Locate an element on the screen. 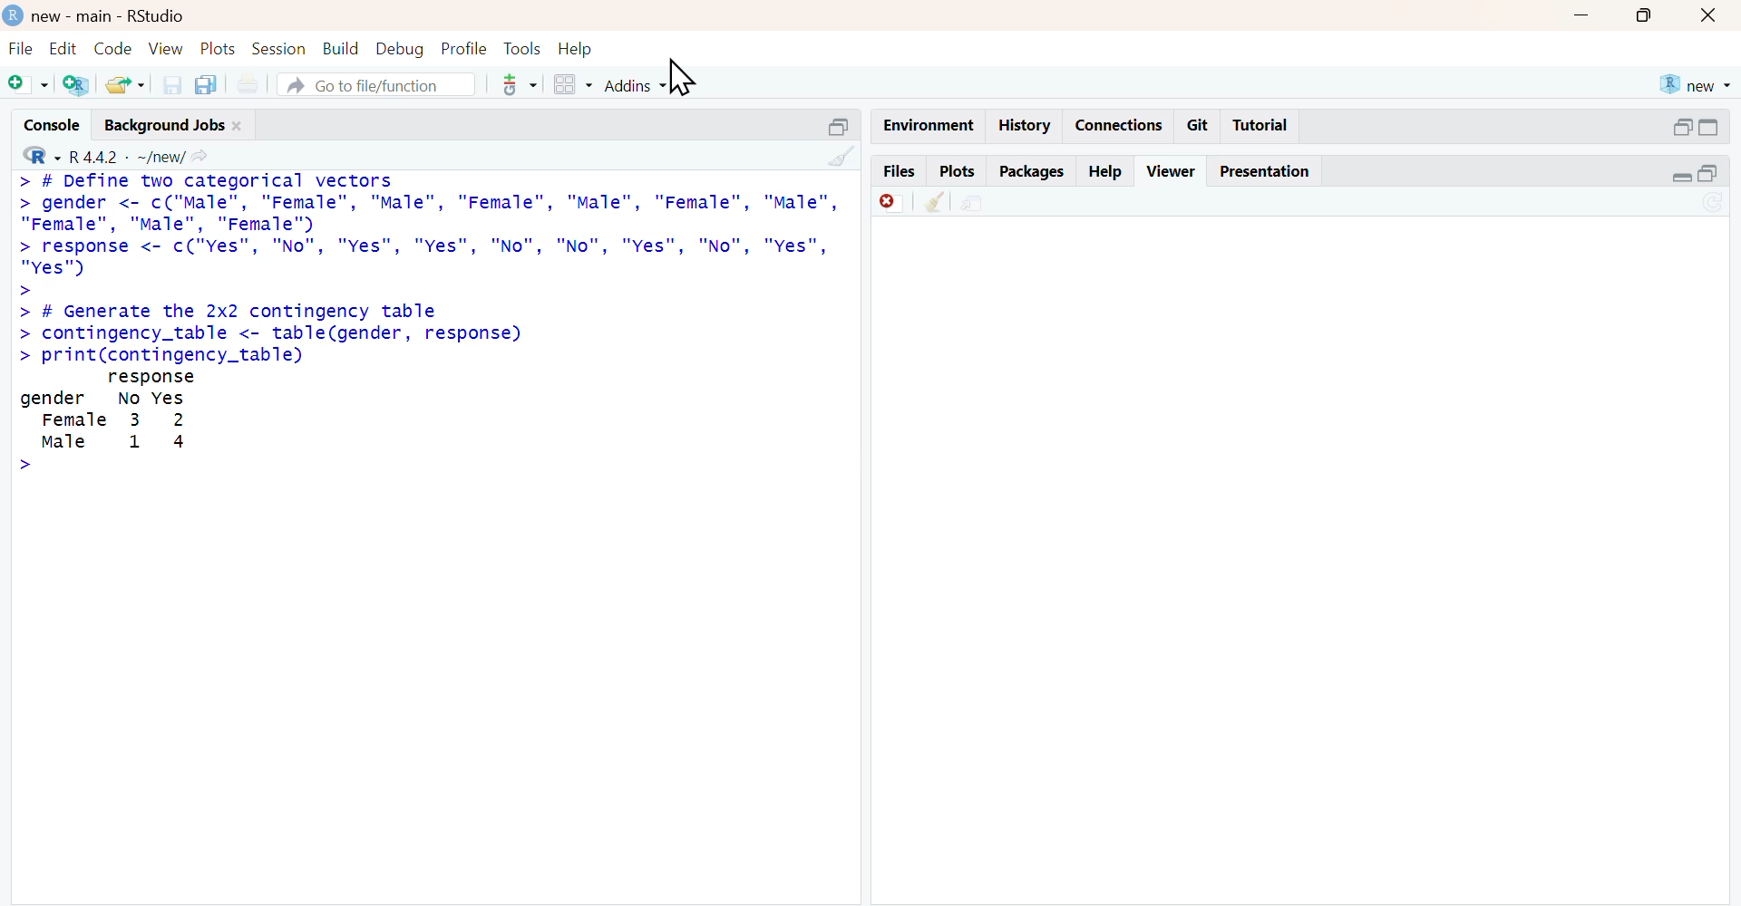  build is located at coordinates (342, 48).